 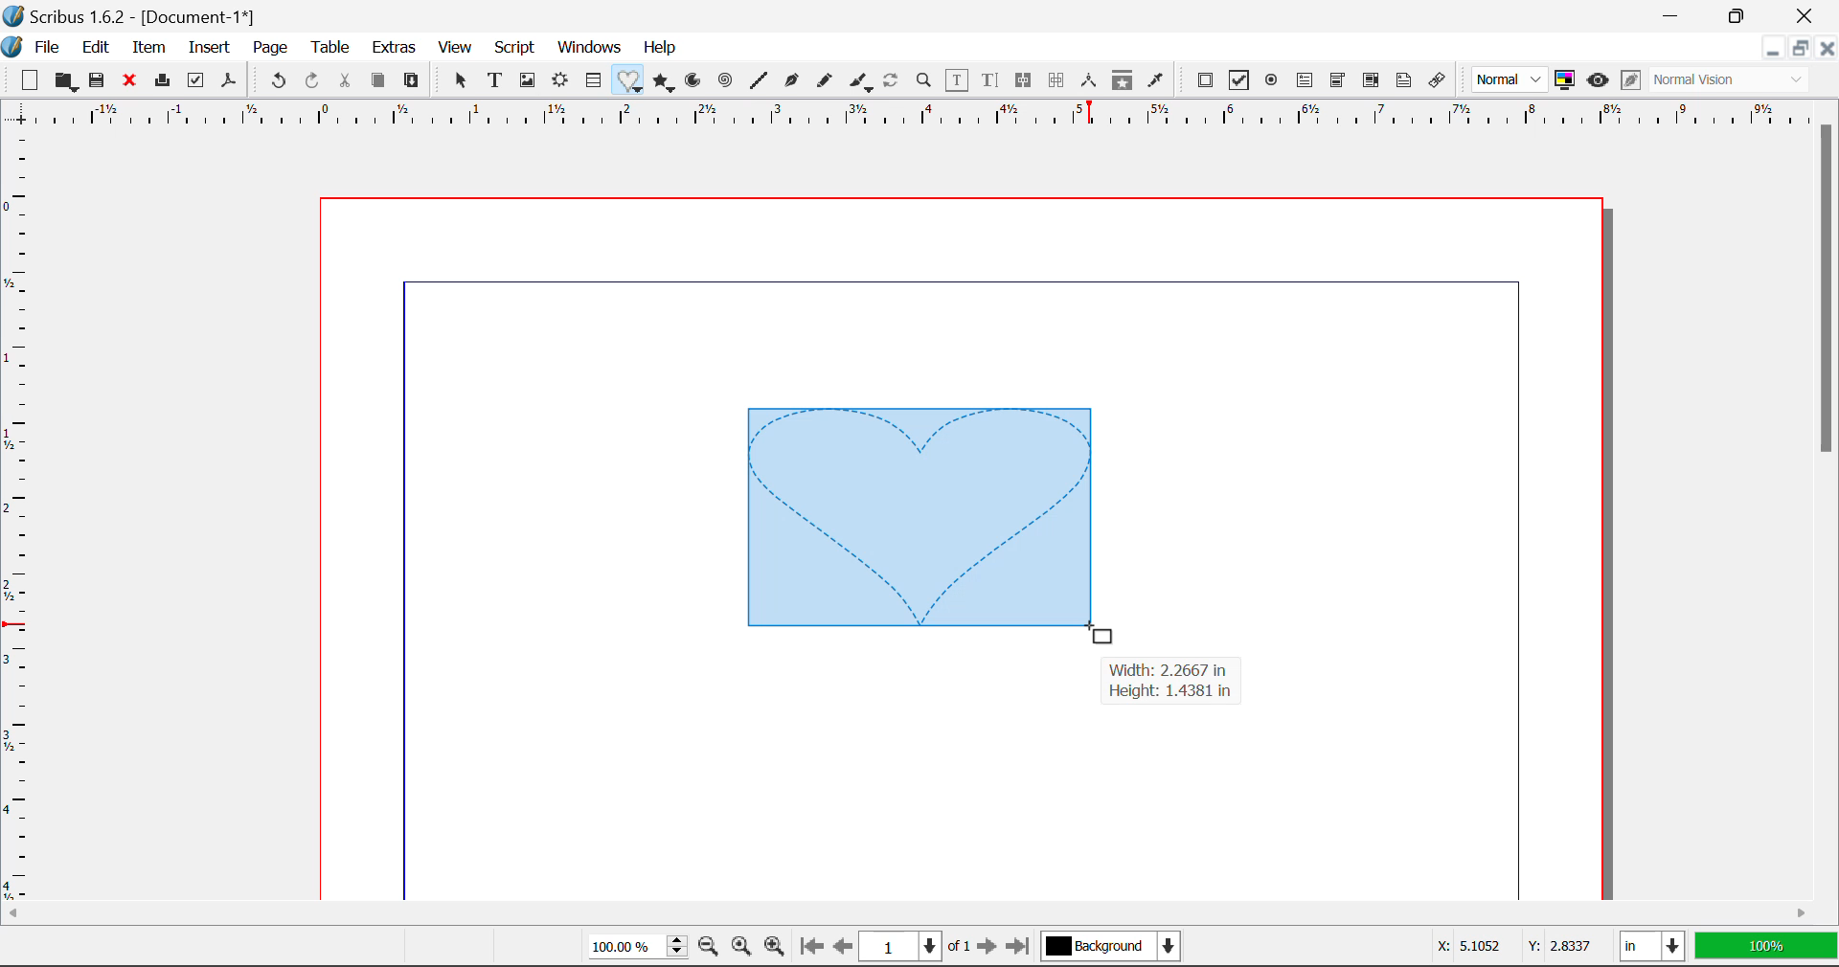 I want to click on Insert, so click(x=207, y=48).